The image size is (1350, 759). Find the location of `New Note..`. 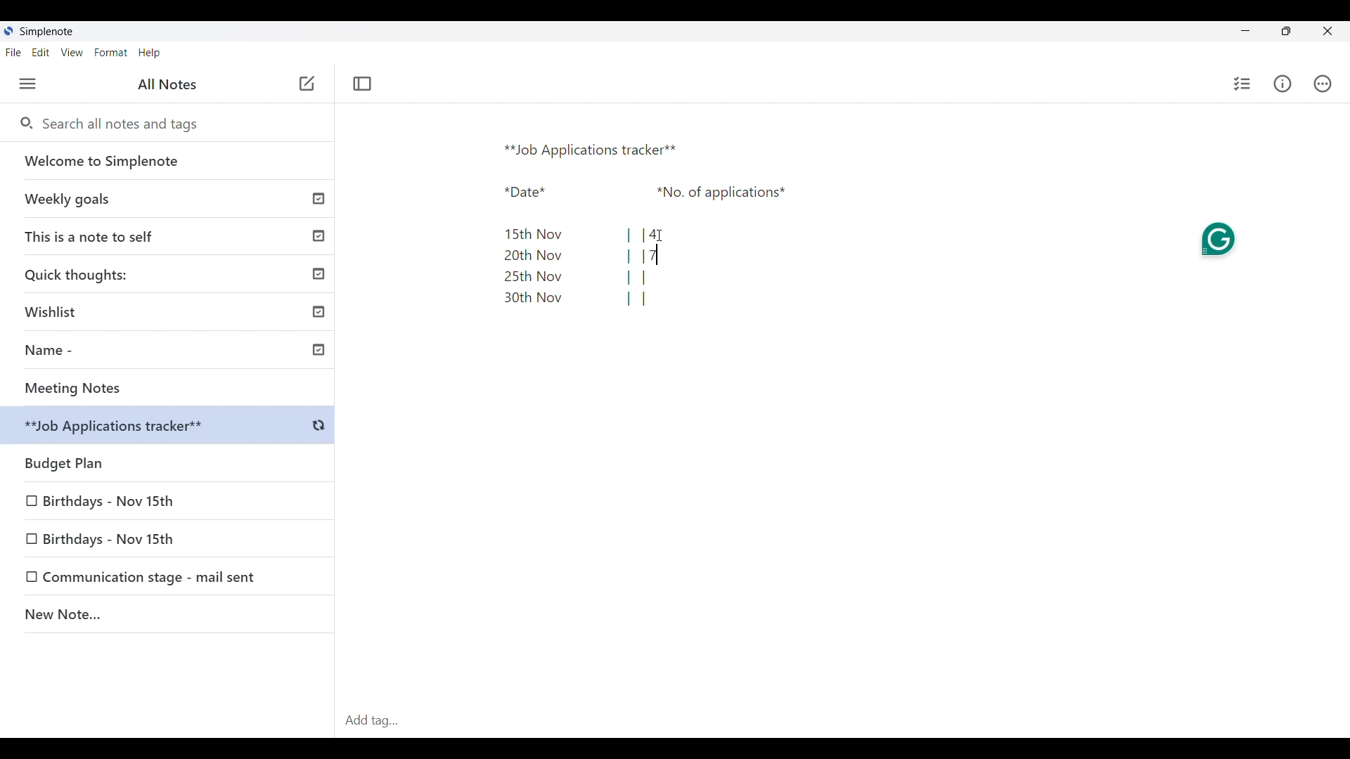

New Note.. is located at coordinates (168, 616).